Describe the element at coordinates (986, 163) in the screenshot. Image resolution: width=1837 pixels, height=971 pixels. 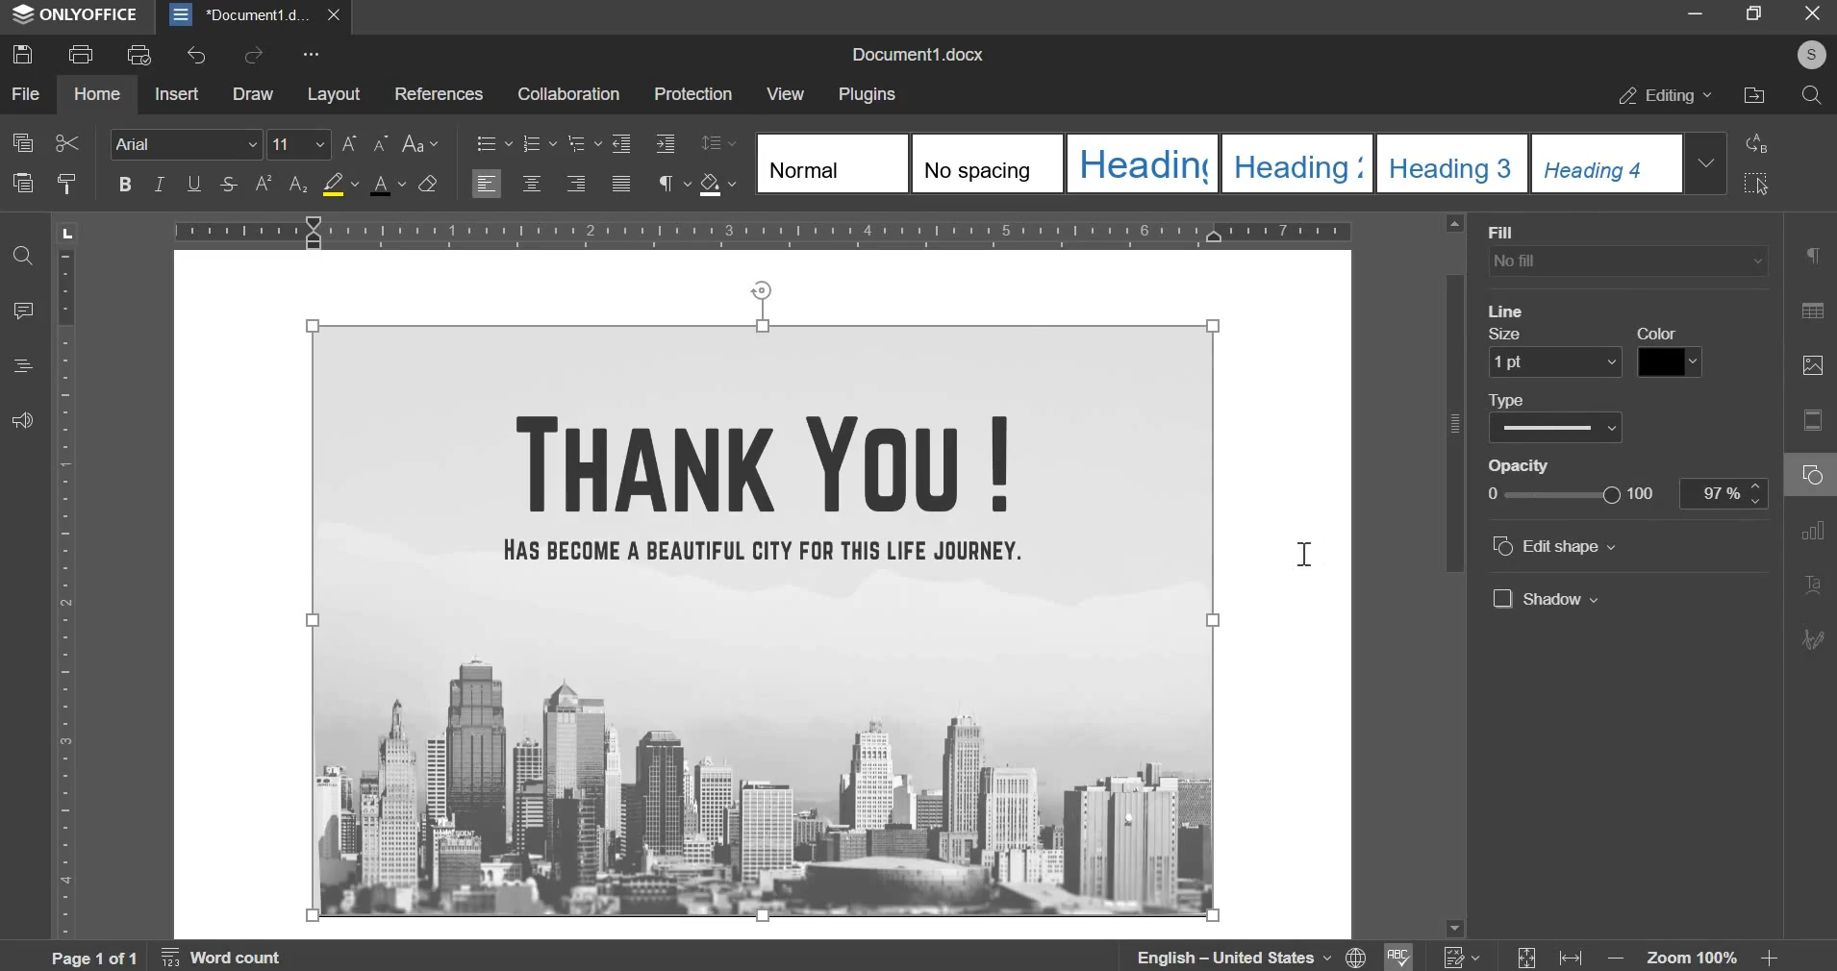
I see `No spacing` at that location.